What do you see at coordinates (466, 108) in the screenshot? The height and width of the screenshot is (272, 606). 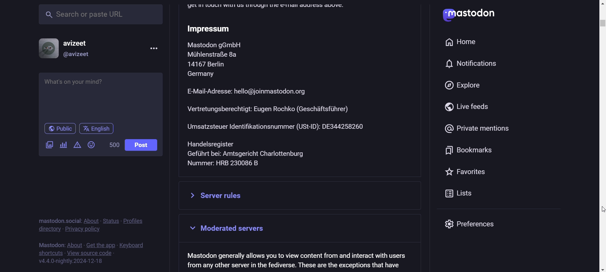 I see `live feeds` at bounding box center [466, 108].